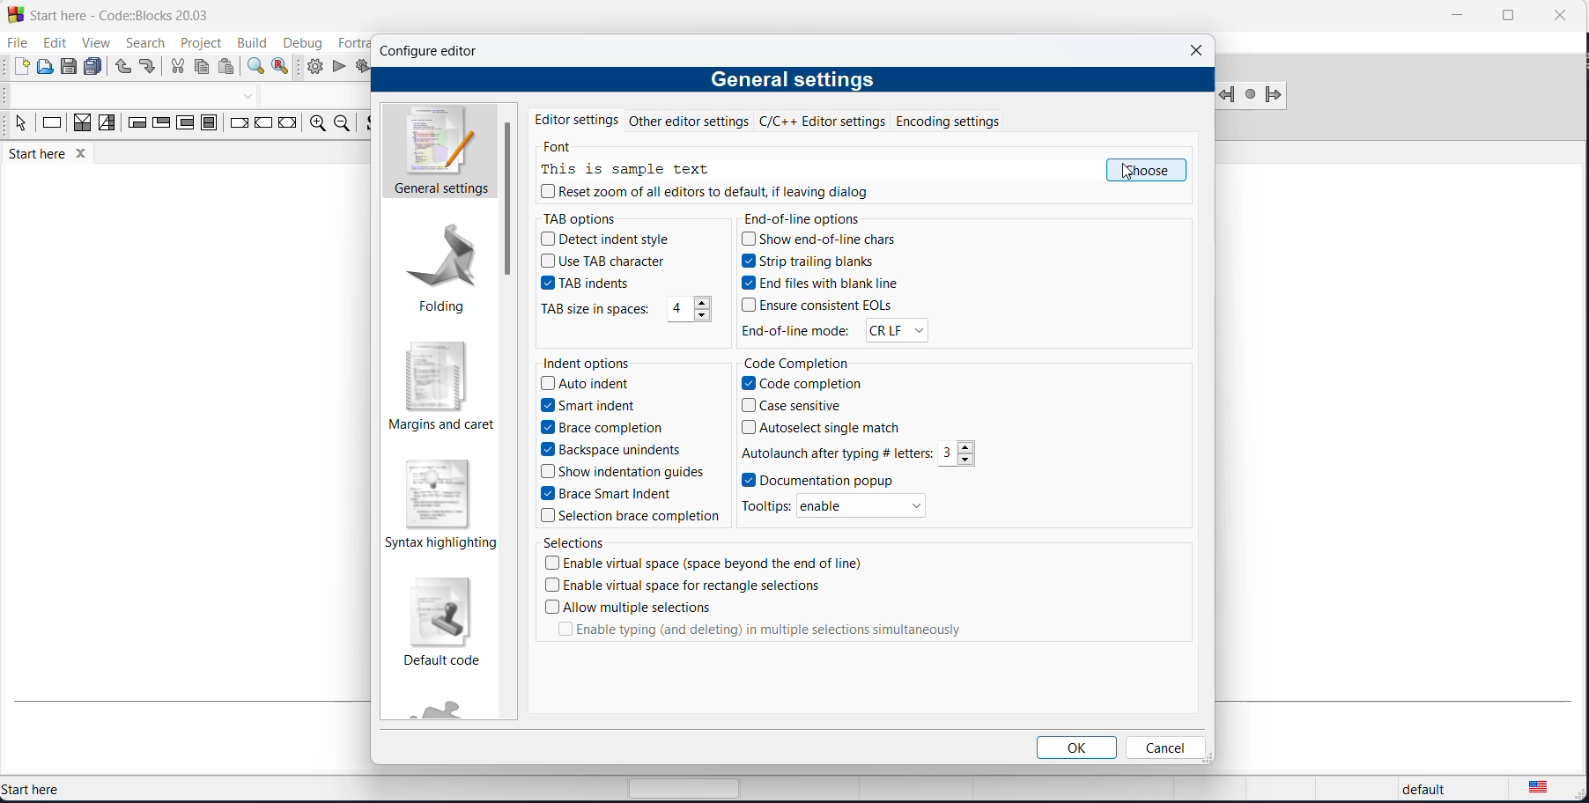 Image resolution: width=1589 pixels, height=803 pixels. I want to click on smart indent, so click(591, 405).